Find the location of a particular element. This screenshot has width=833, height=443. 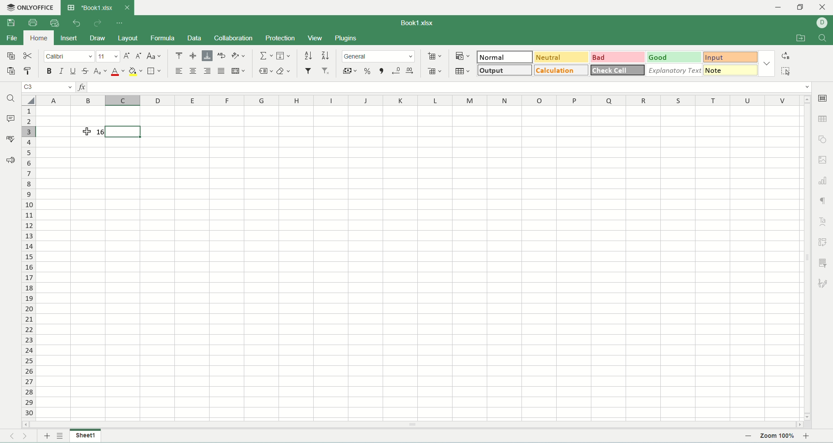

raplace is located at coordinates (787, 55).